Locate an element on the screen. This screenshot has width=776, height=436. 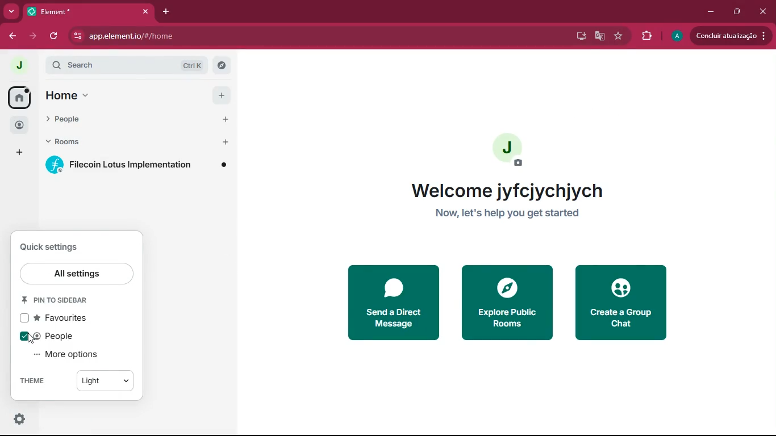
light is located at coordinates (105, 381).